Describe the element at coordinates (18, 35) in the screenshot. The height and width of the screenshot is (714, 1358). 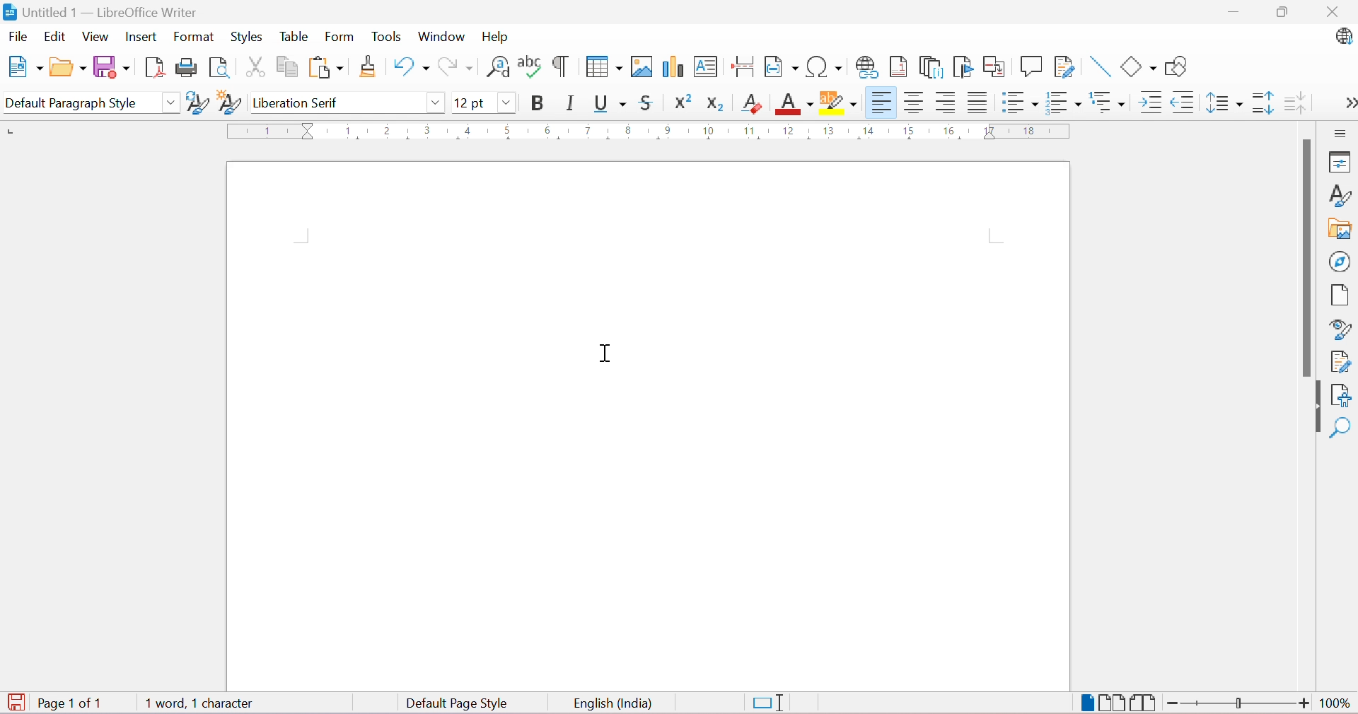
I see `File` at that location.